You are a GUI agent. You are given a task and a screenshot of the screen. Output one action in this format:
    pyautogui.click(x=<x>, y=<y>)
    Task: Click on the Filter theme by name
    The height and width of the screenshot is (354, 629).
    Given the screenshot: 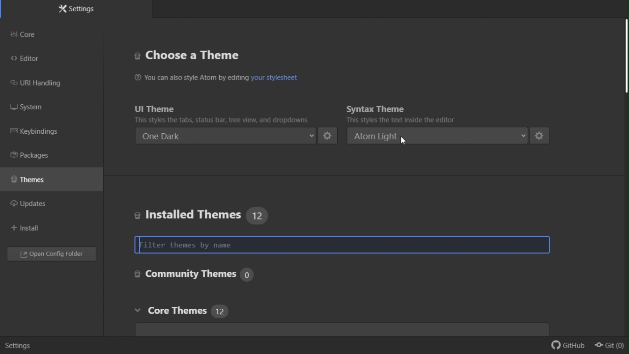 What is the action you would take?
    pyautogui.click(x=342, y=245)
    